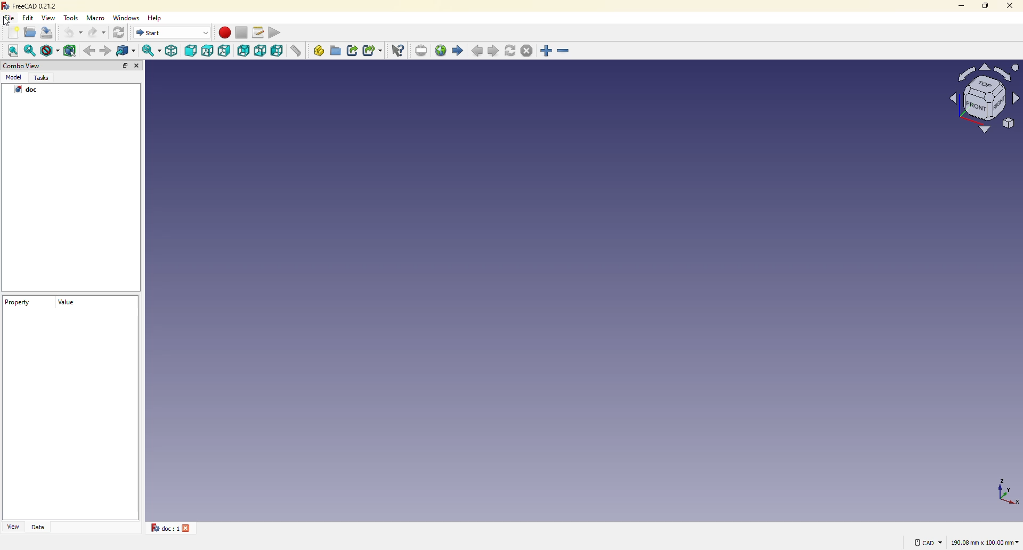  What do you see at coordinates (422, 50) in the screenshot?
I see `set url` at bounding box center [422, 50].